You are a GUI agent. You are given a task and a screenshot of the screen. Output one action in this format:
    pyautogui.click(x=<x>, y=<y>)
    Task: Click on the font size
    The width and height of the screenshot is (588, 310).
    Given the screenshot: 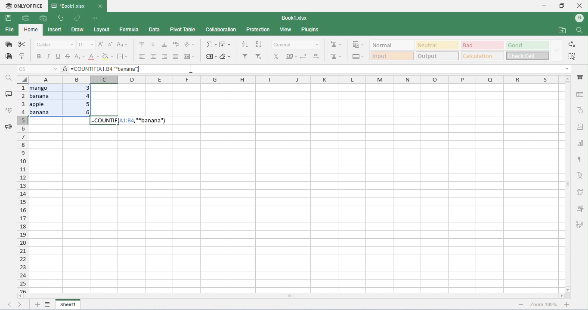 What is the action you would take?
    pyautogui.click(x=86, y=45)
    